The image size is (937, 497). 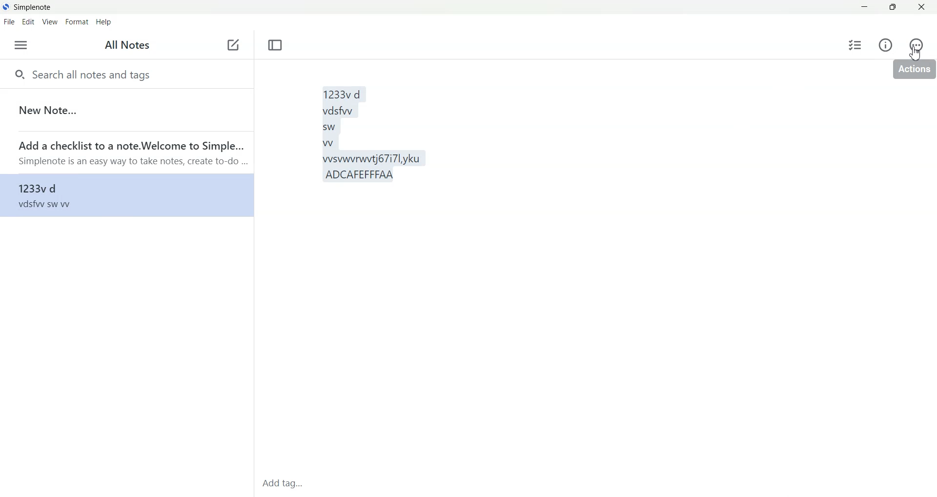 What do you see at coordinates (9, 21) in the screenshot?
I see `File` at bounding box center [9, 21].